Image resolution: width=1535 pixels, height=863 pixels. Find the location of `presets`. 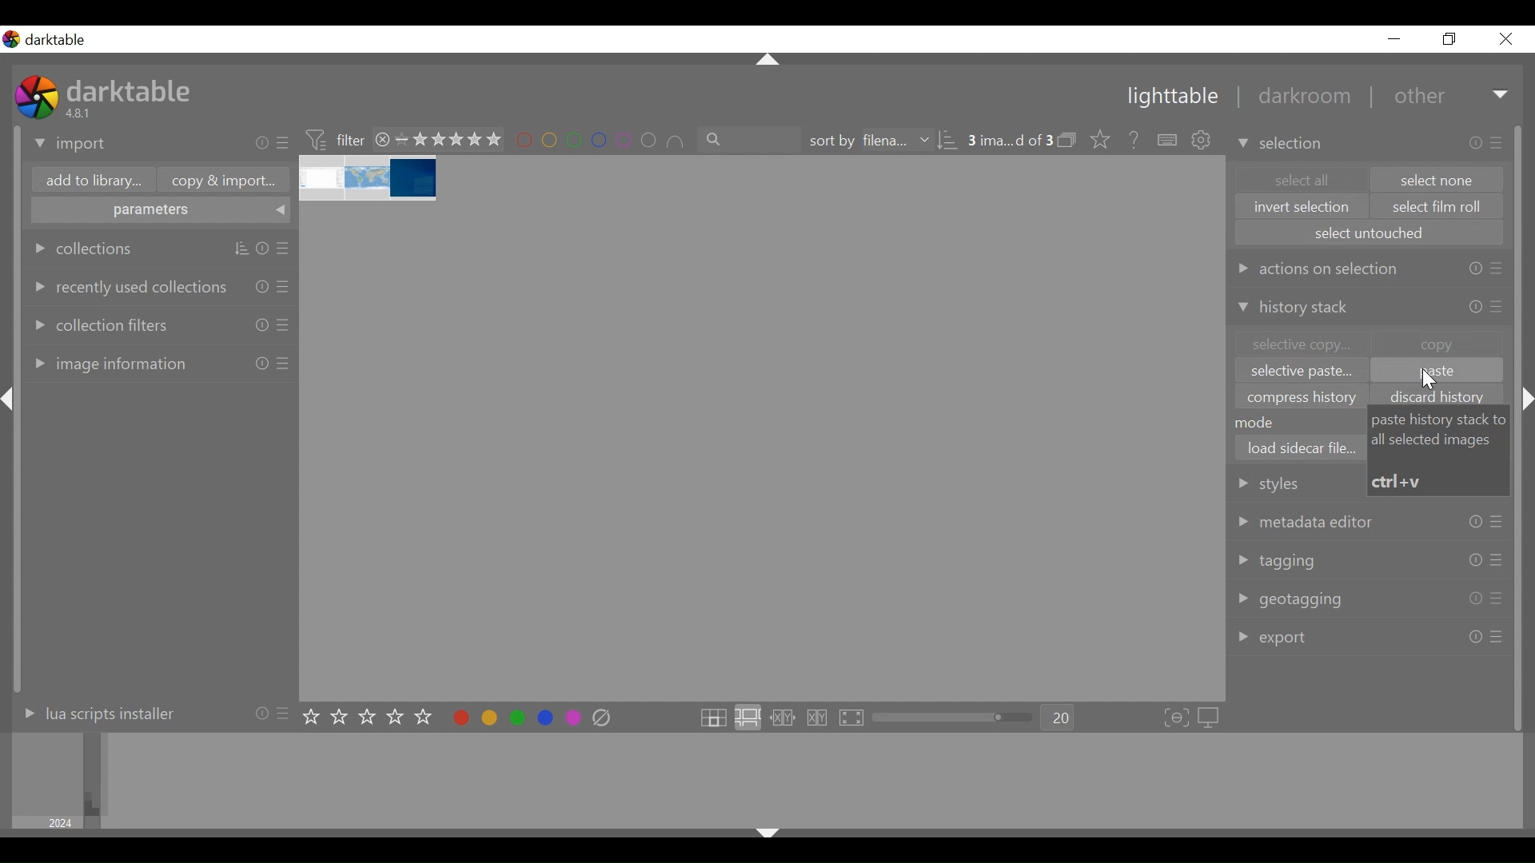

presets is located at coordinates (283, 364).